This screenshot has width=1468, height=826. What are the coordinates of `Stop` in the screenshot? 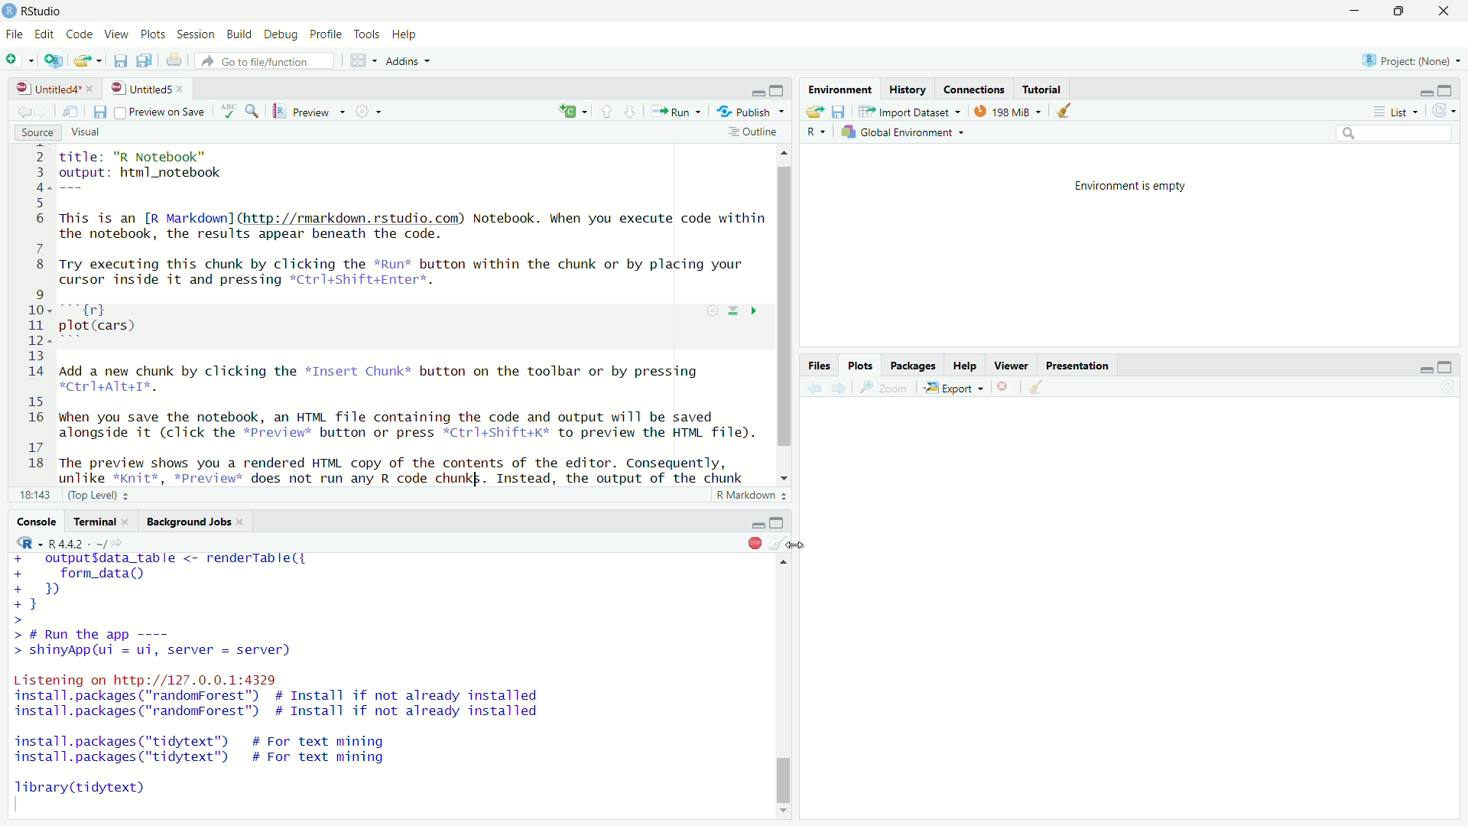 It's located at (754, 543).